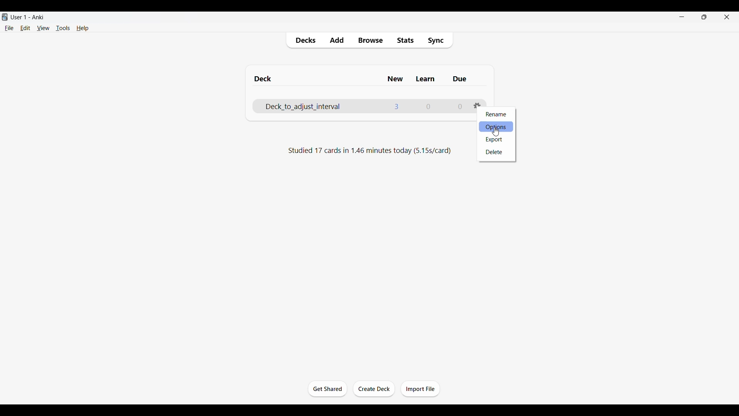 The height and width of the screenshot is (416, 739). What do you see at coordinates (477, 106) in the screenshot?
I see `Settings` at bounding box center [477, 106].